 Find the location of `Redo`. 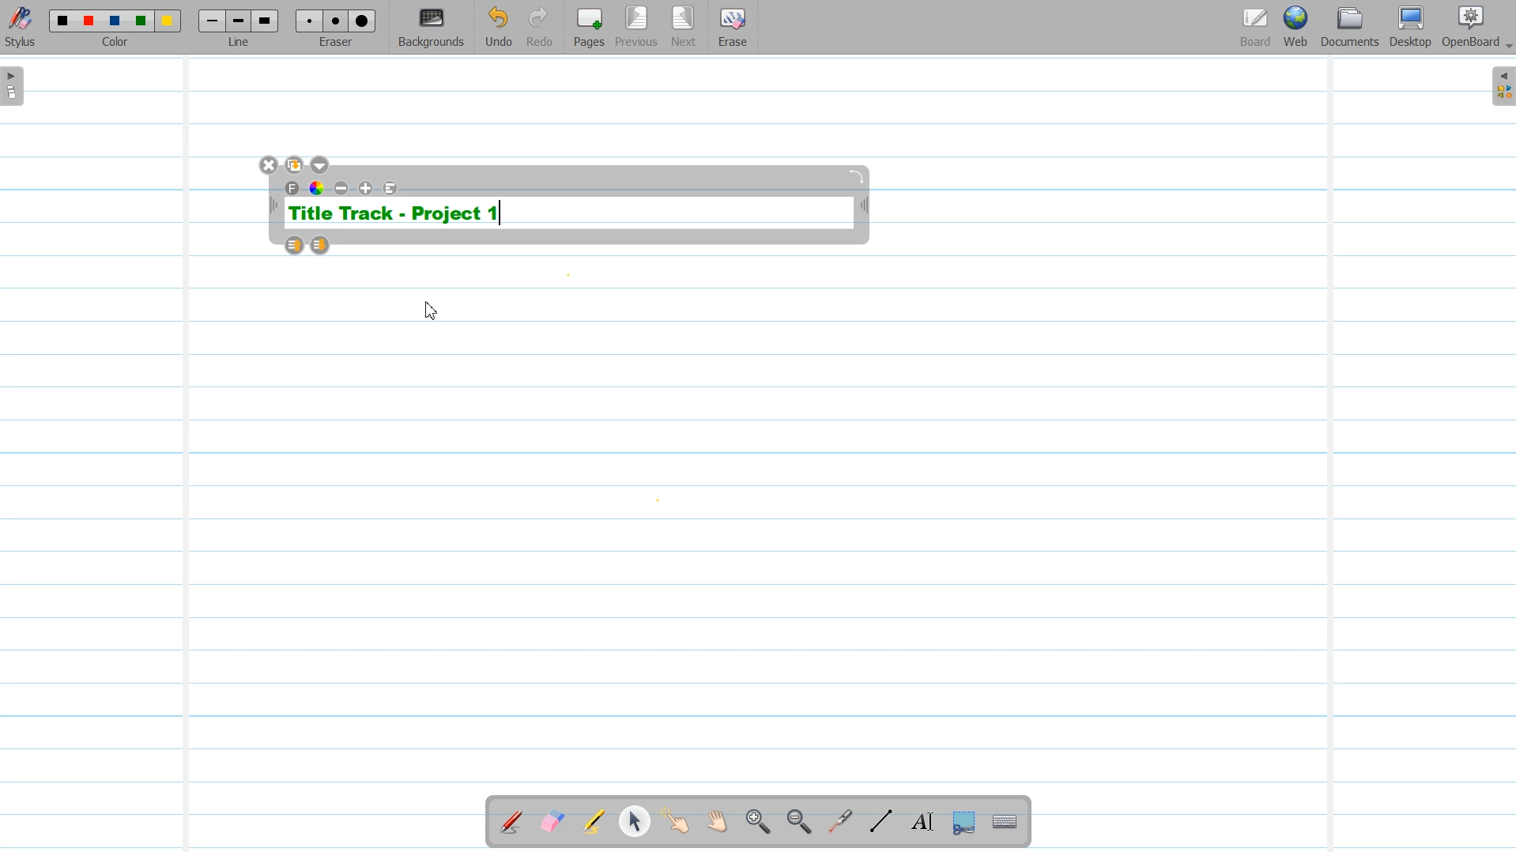

Redo is located at coordinates (540, 28).